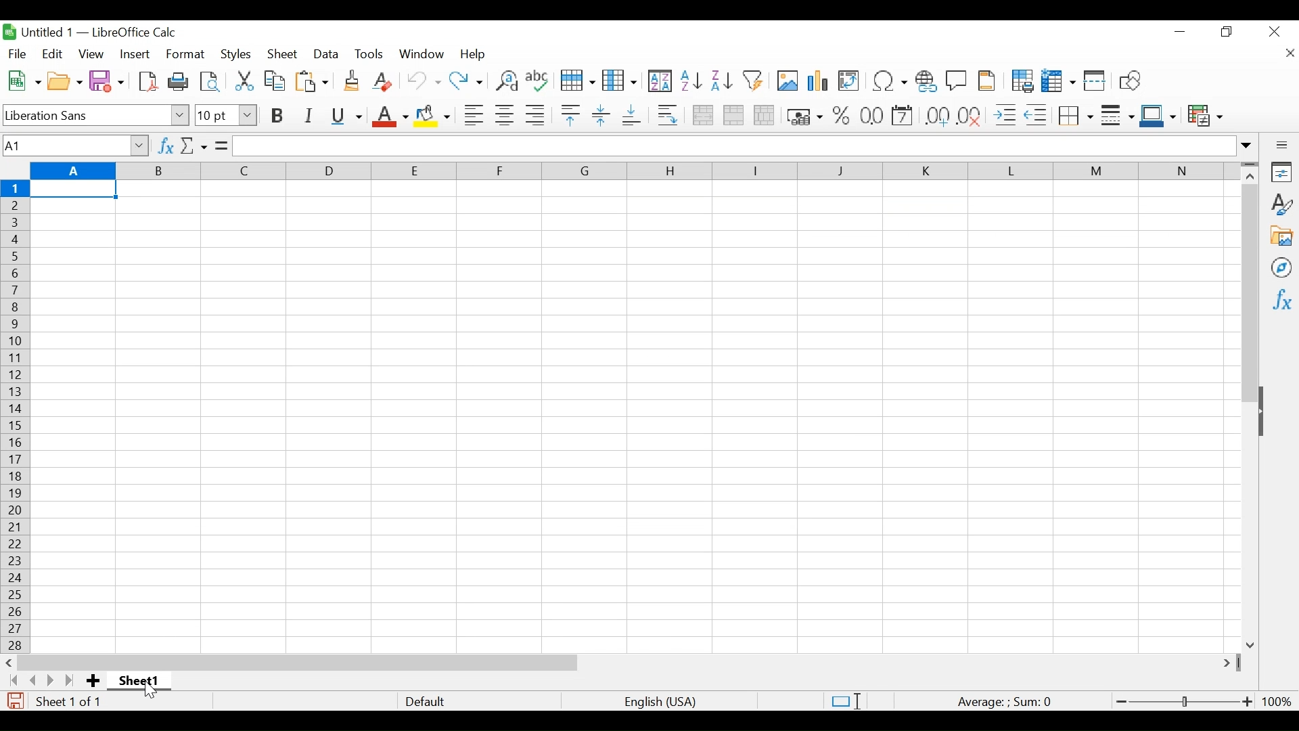 The image size is (1299, 731). I want to click on Print, so click(178, 80).